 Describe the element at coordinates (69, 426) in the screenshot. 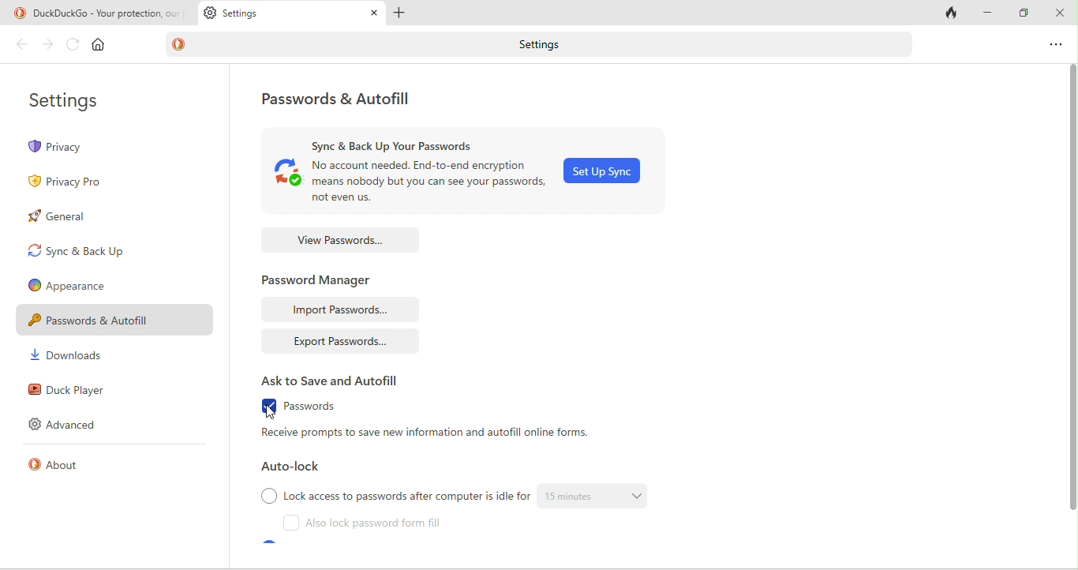

I see `advanced` at that location.